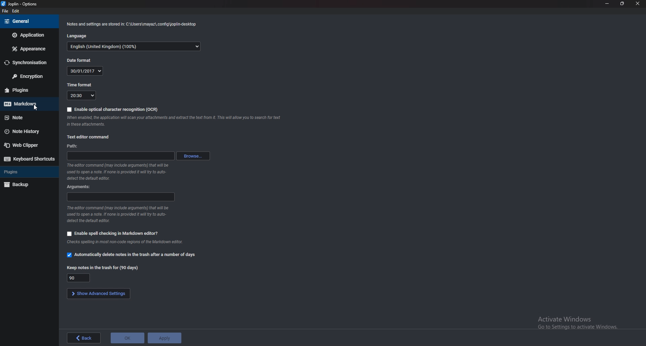 The height and width of the screenshot is (346, 646). I want to click on note history, so click(28, 131).